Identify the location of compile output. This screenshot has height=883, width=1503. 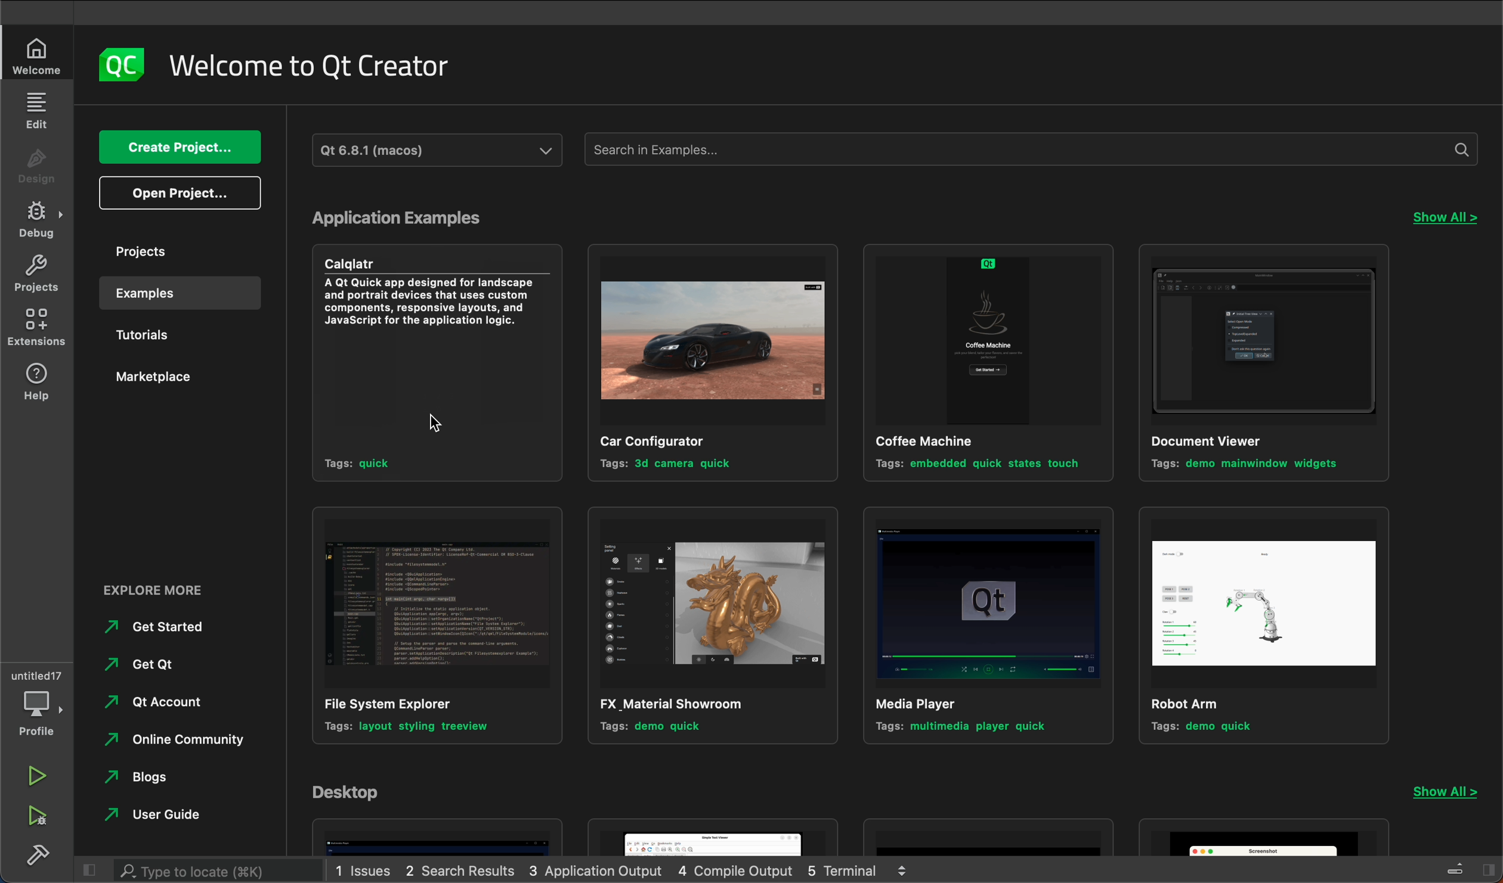
(741, 872).